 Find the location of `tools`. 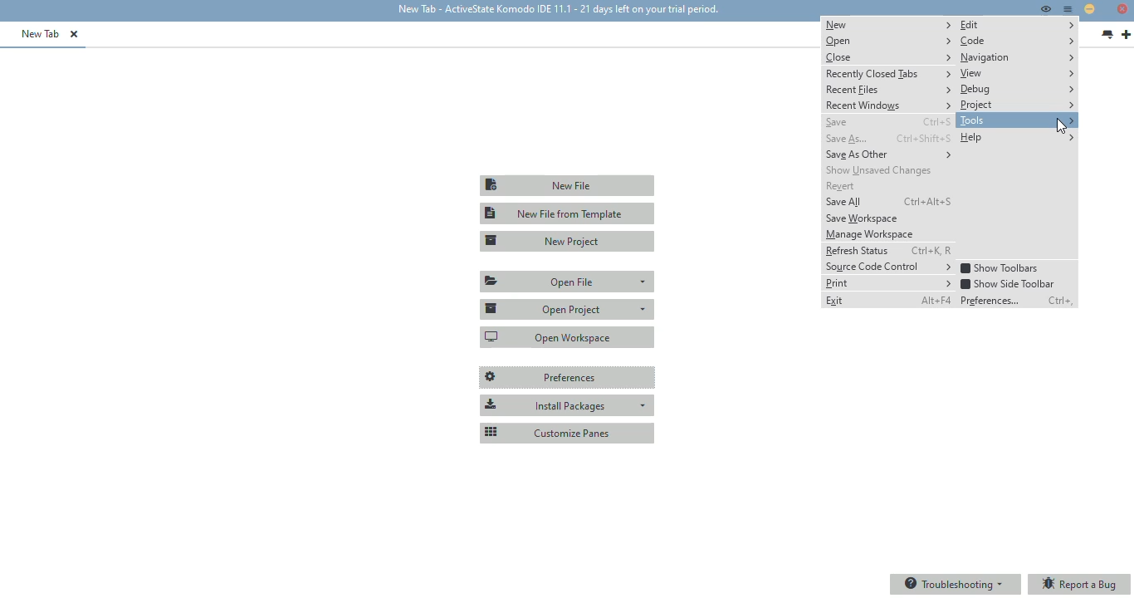

tools is located at coordinates (1017, 120).